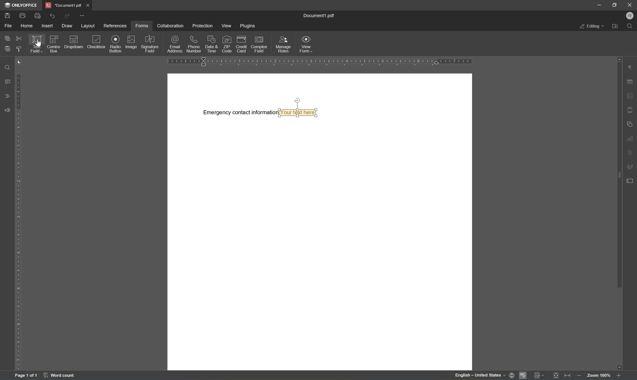  Describe the element at coordinates (87, 26) in the screenshot. I see `layout` at that location.